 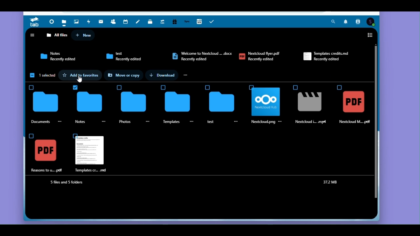 I want to click on Nextcloud M... pdf |, so click(x=356, y=122).